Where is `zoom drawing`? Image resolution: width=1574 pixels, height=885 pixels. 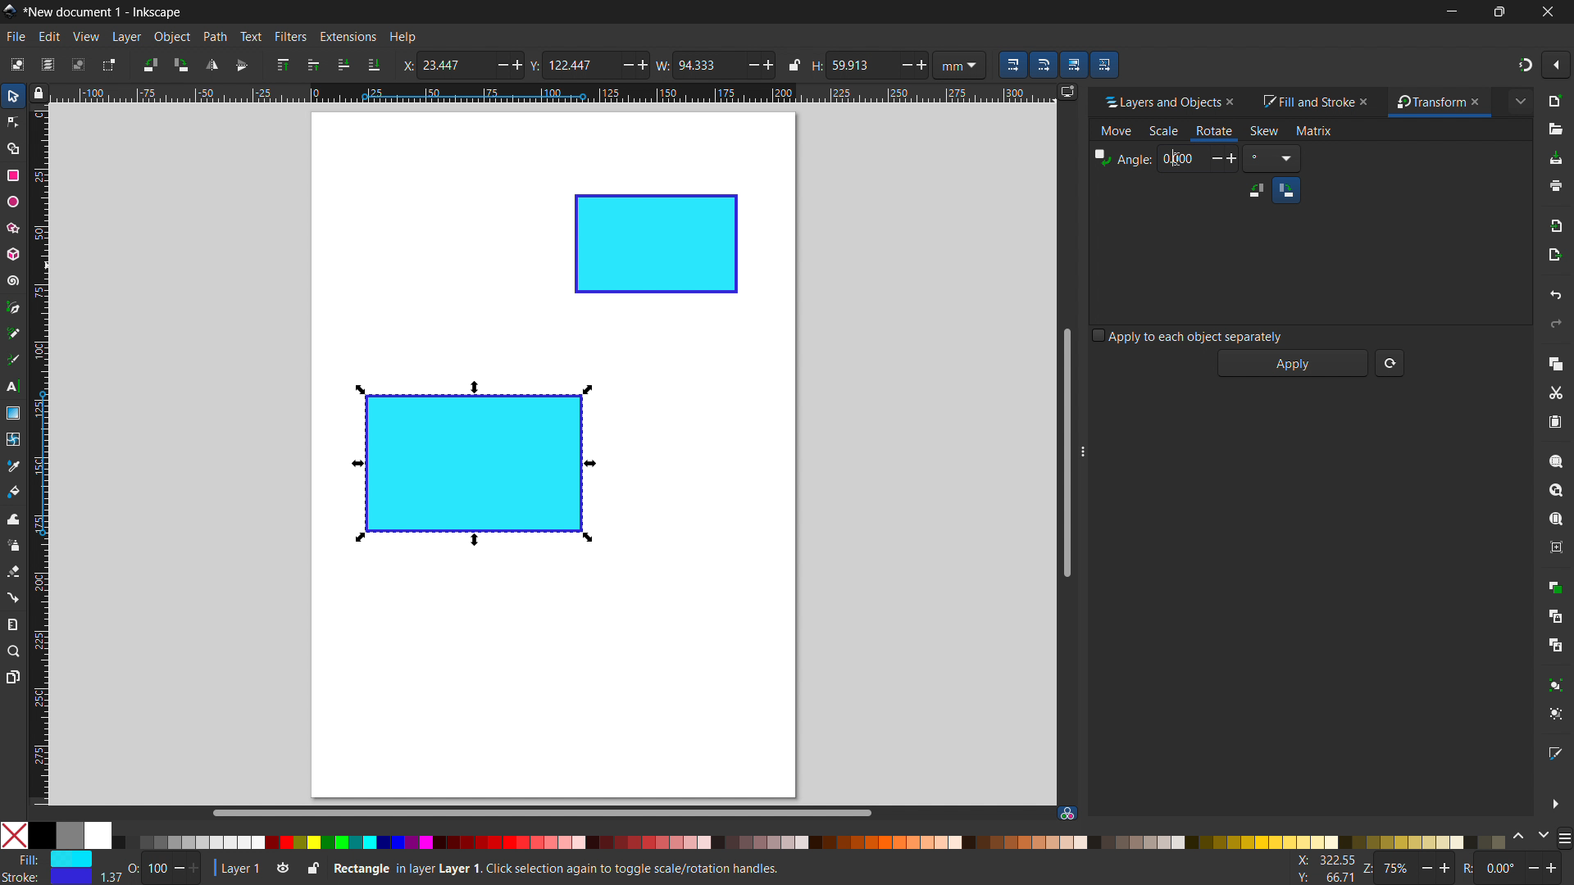 zoom drawing is located at coordinates (1556, 490).